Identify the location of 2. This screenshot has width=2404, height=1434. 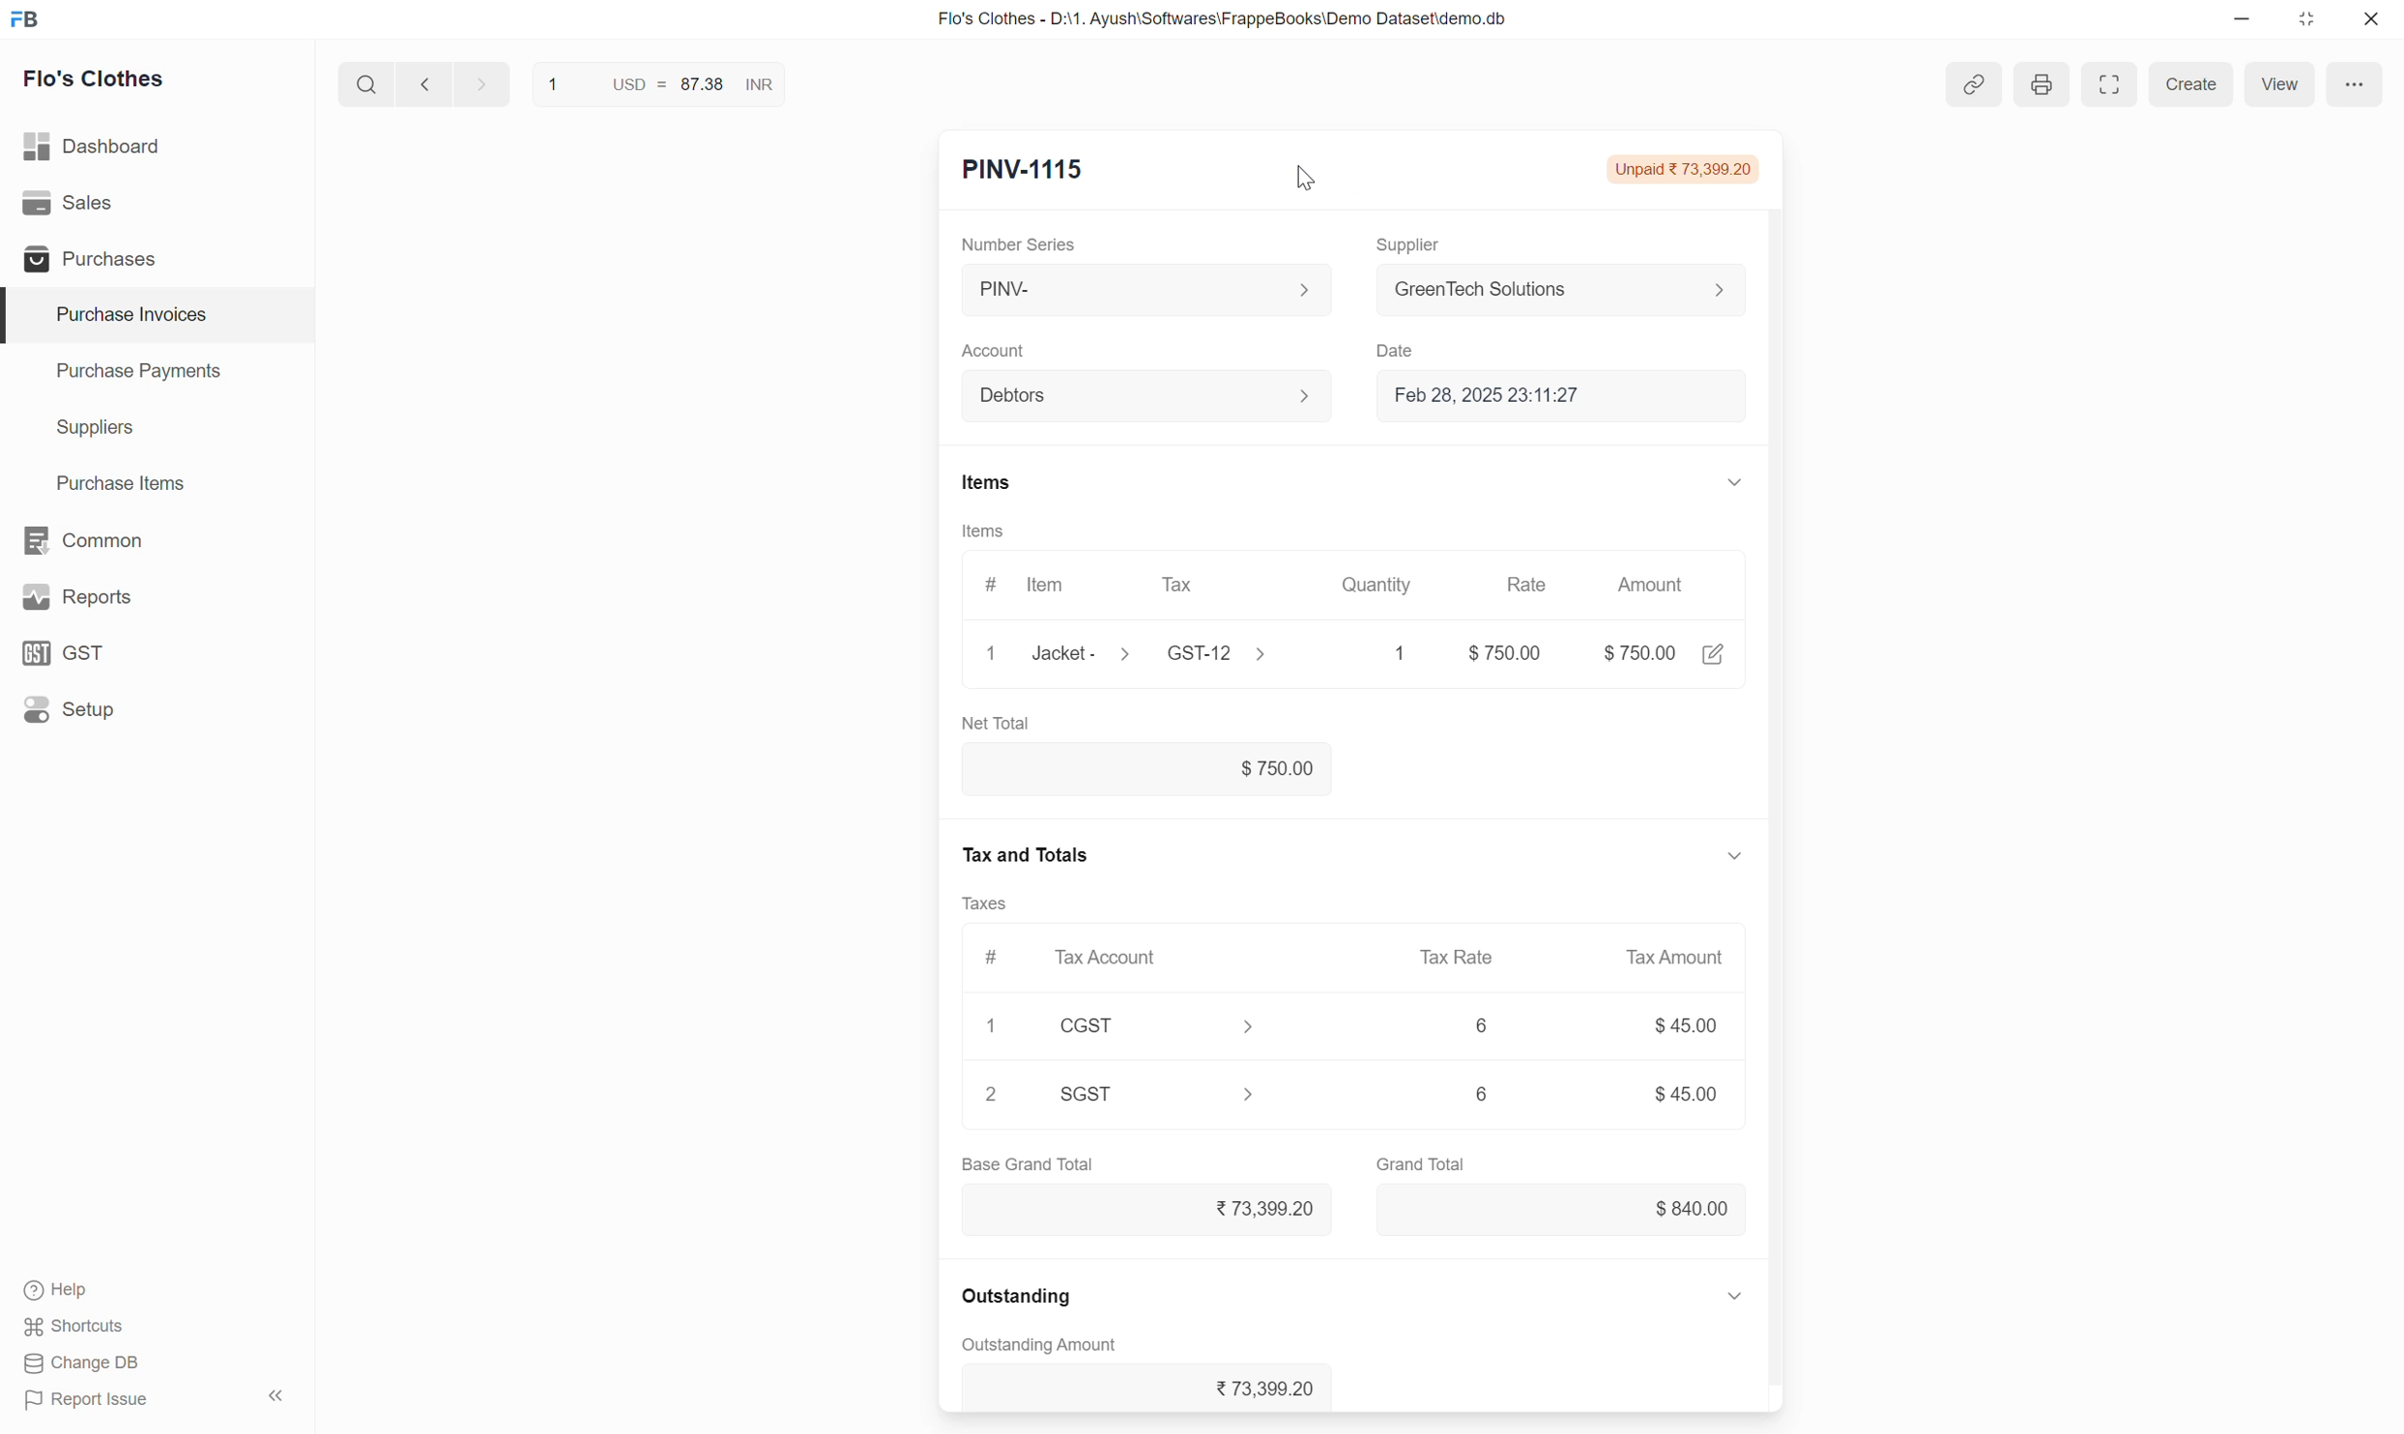
(993, 1095).